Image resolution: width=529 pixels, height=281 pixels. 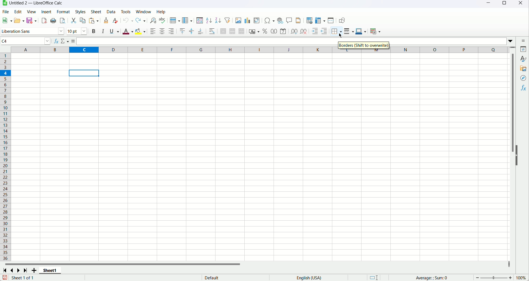 I want to click on Paste, so click(x=94, y=21).